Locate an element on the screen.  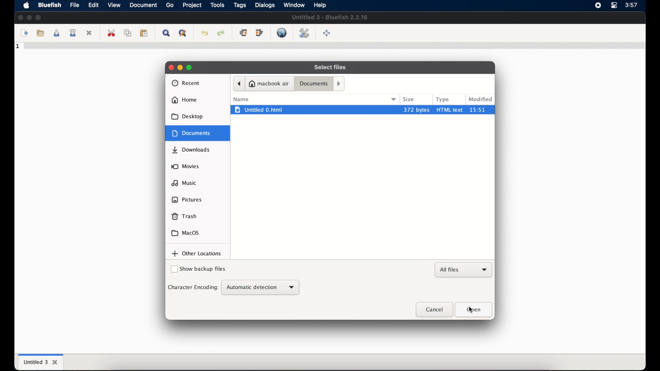
name is located at coordinates (241, 99).